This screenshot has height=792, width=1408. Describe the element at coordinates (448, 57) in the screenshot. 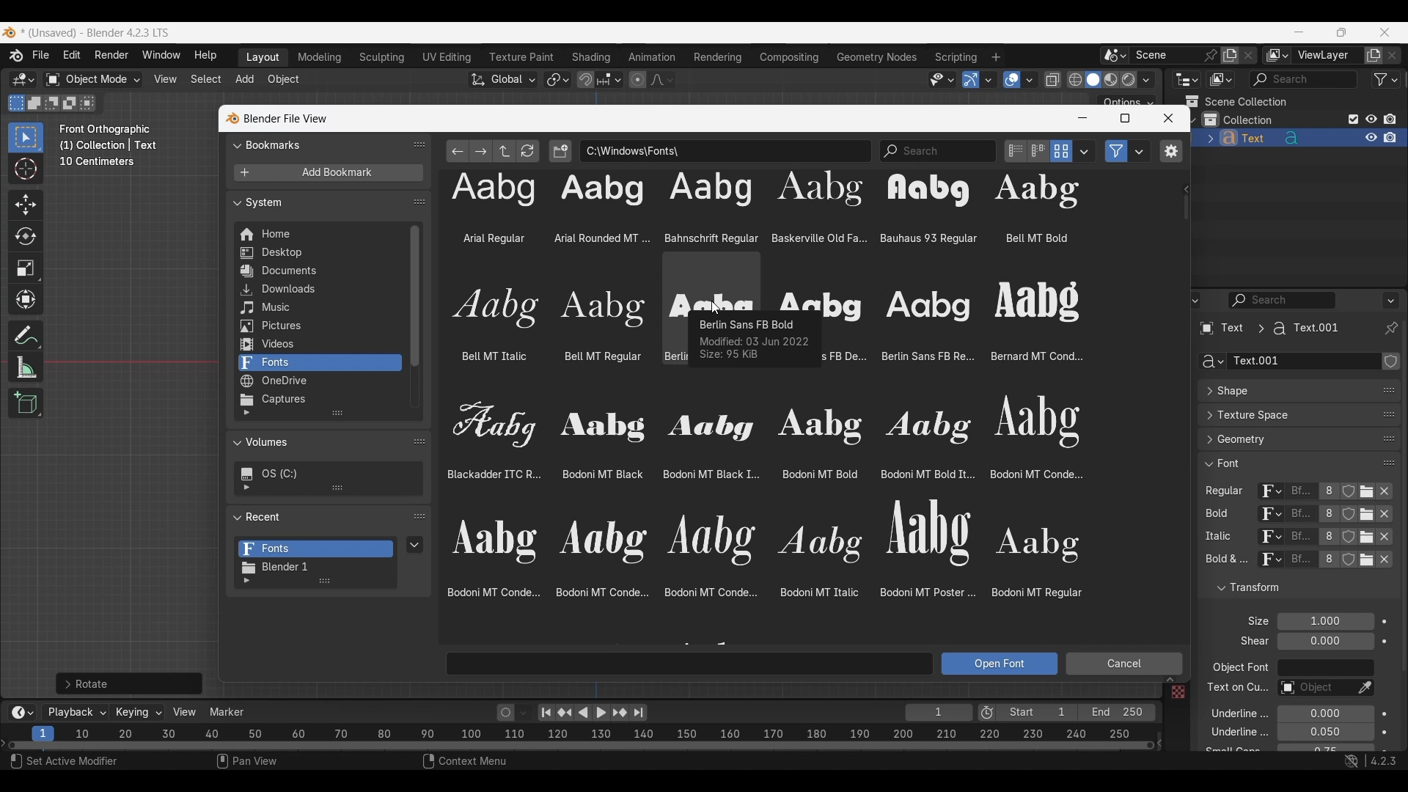

I see `UV Editing workspace` at that location.